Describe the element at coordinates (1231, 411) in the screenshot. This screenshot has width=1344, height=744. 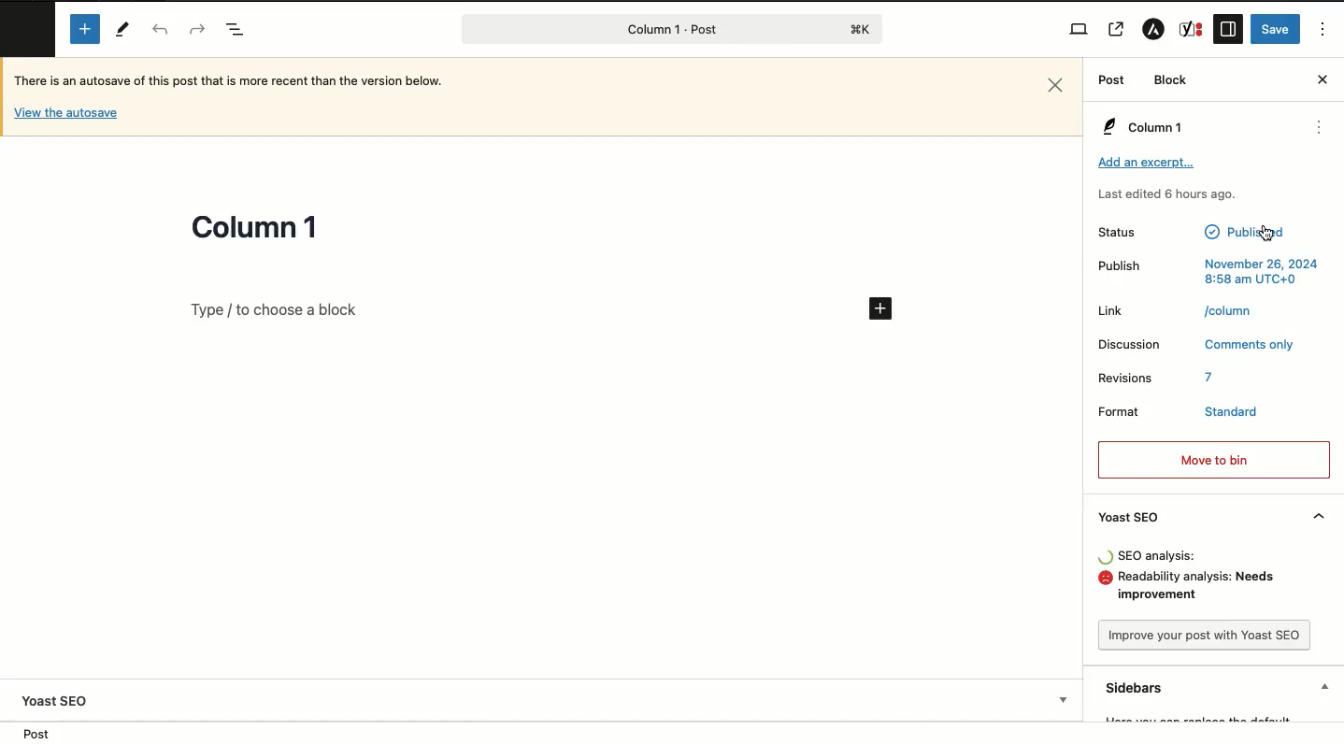
I see `Standard` at that location.